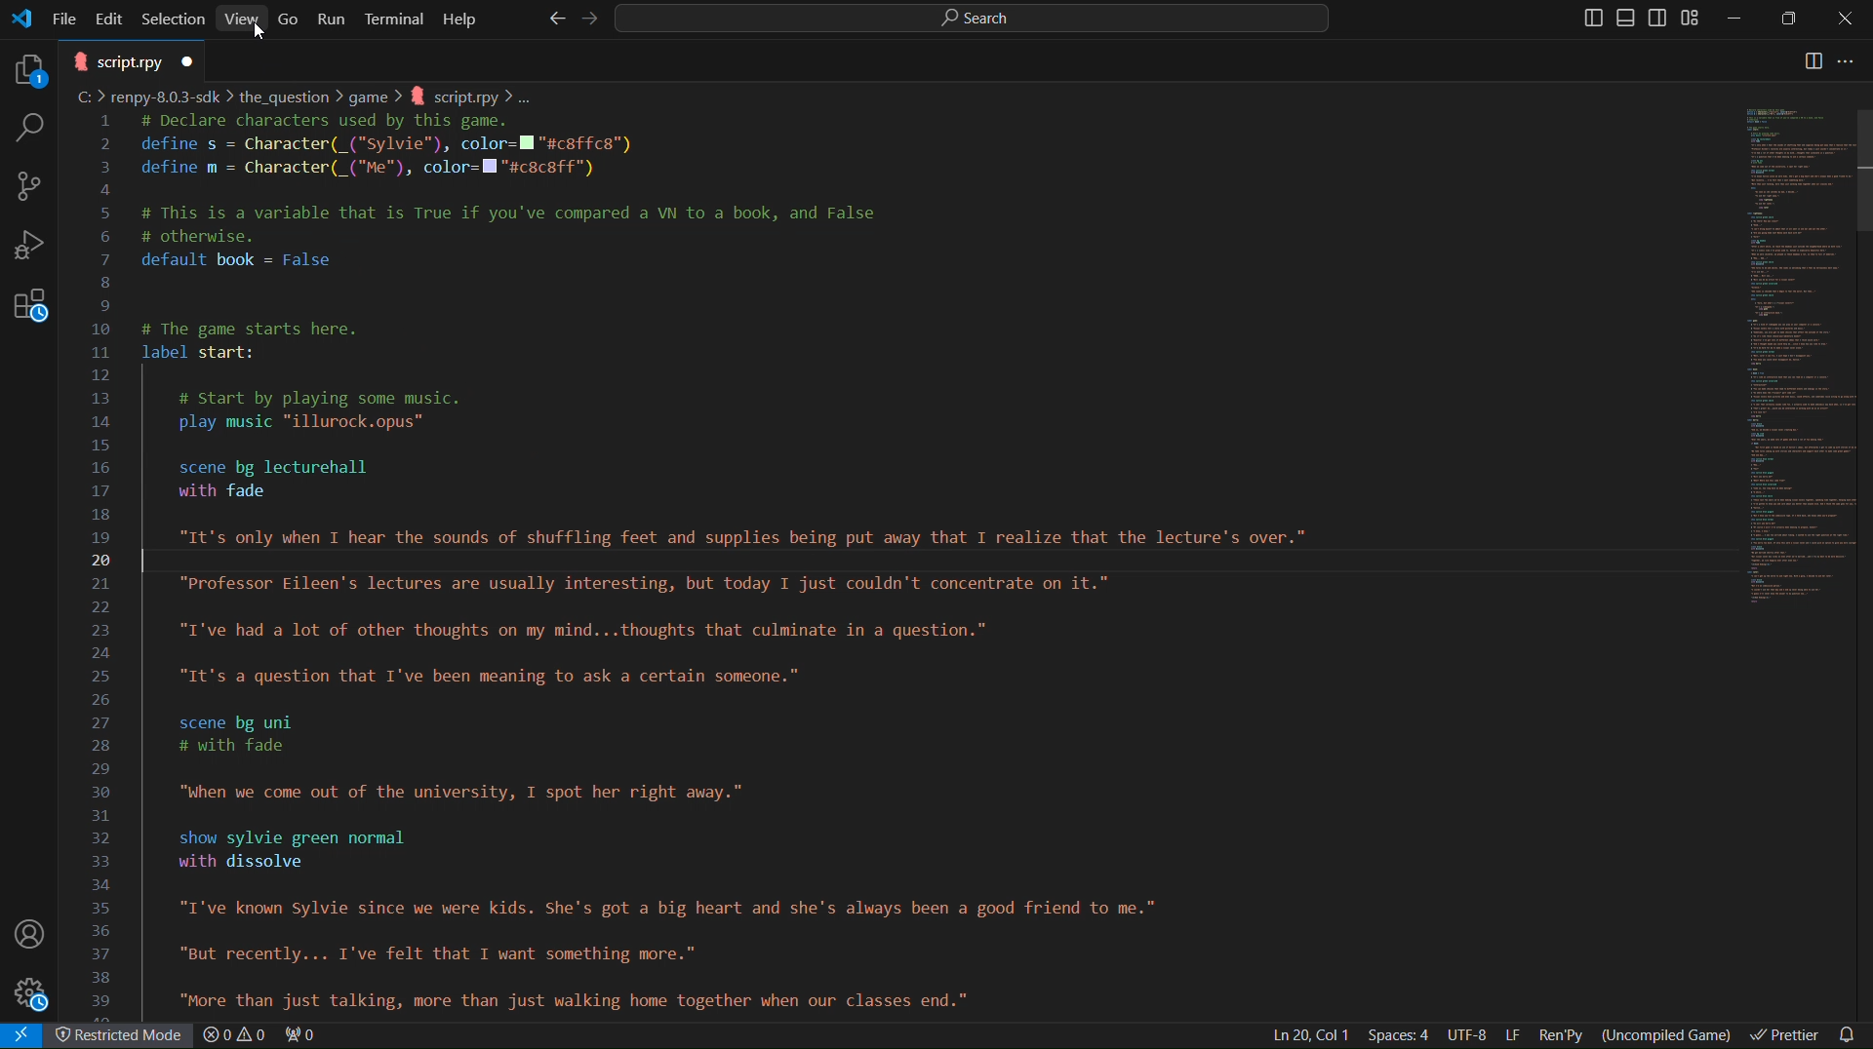 The height and width of the screenshot is (1049, 1873). I want to click on Close, so click(1844, 19).